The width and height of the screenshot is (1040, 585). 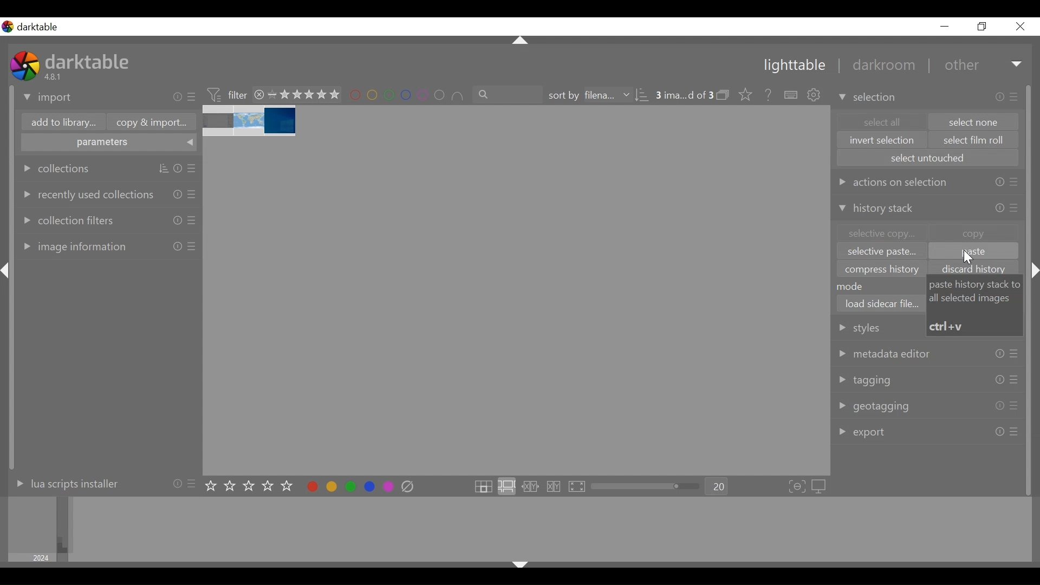 I want to click on filter, so click(x=226, y=94).